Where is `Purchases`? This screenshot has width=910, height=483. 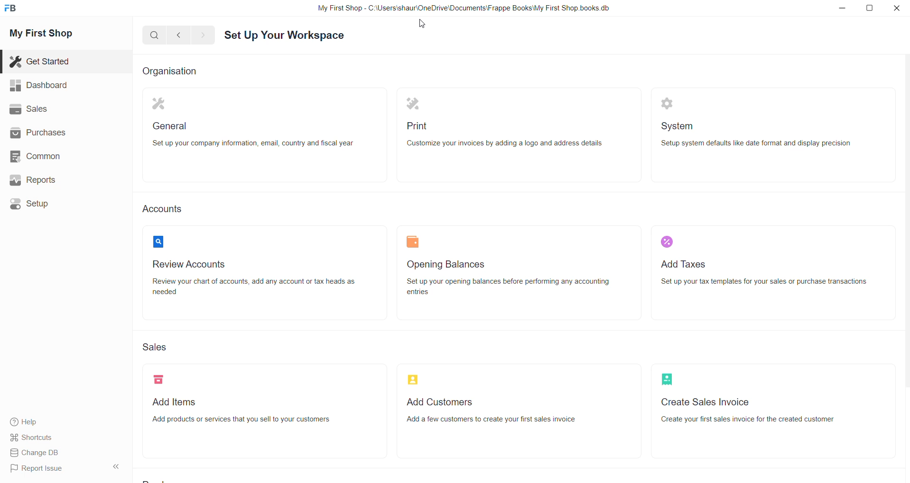 Purchases is located at coordinates (38, 133).